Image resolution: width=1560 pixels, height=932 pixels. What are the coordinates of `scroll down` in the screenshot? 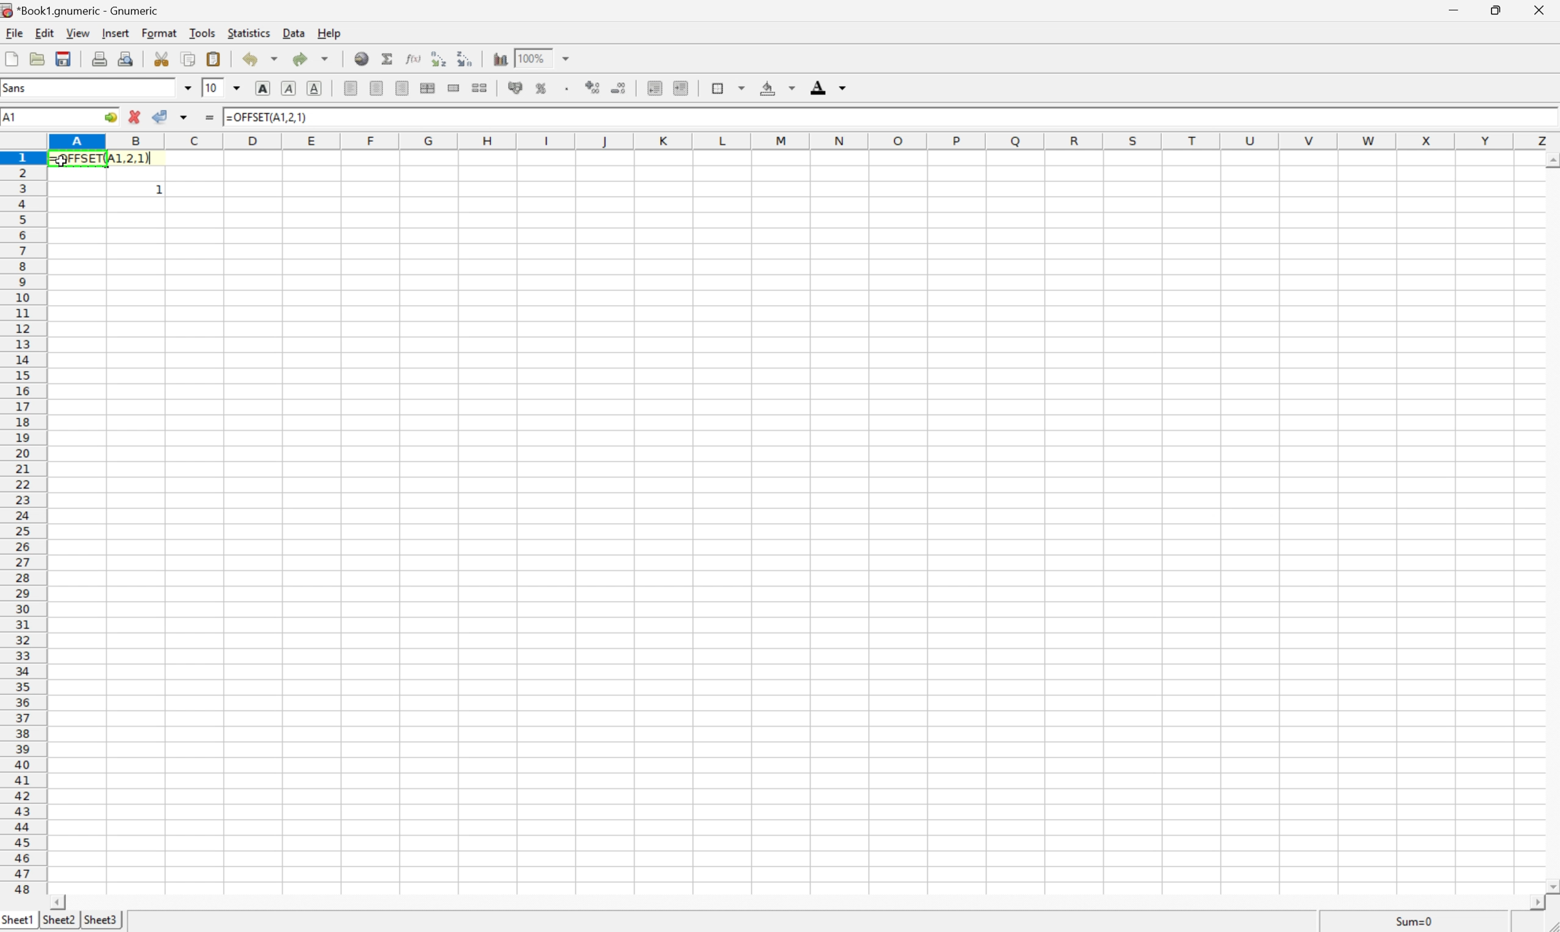 It's located at (1550, 887).